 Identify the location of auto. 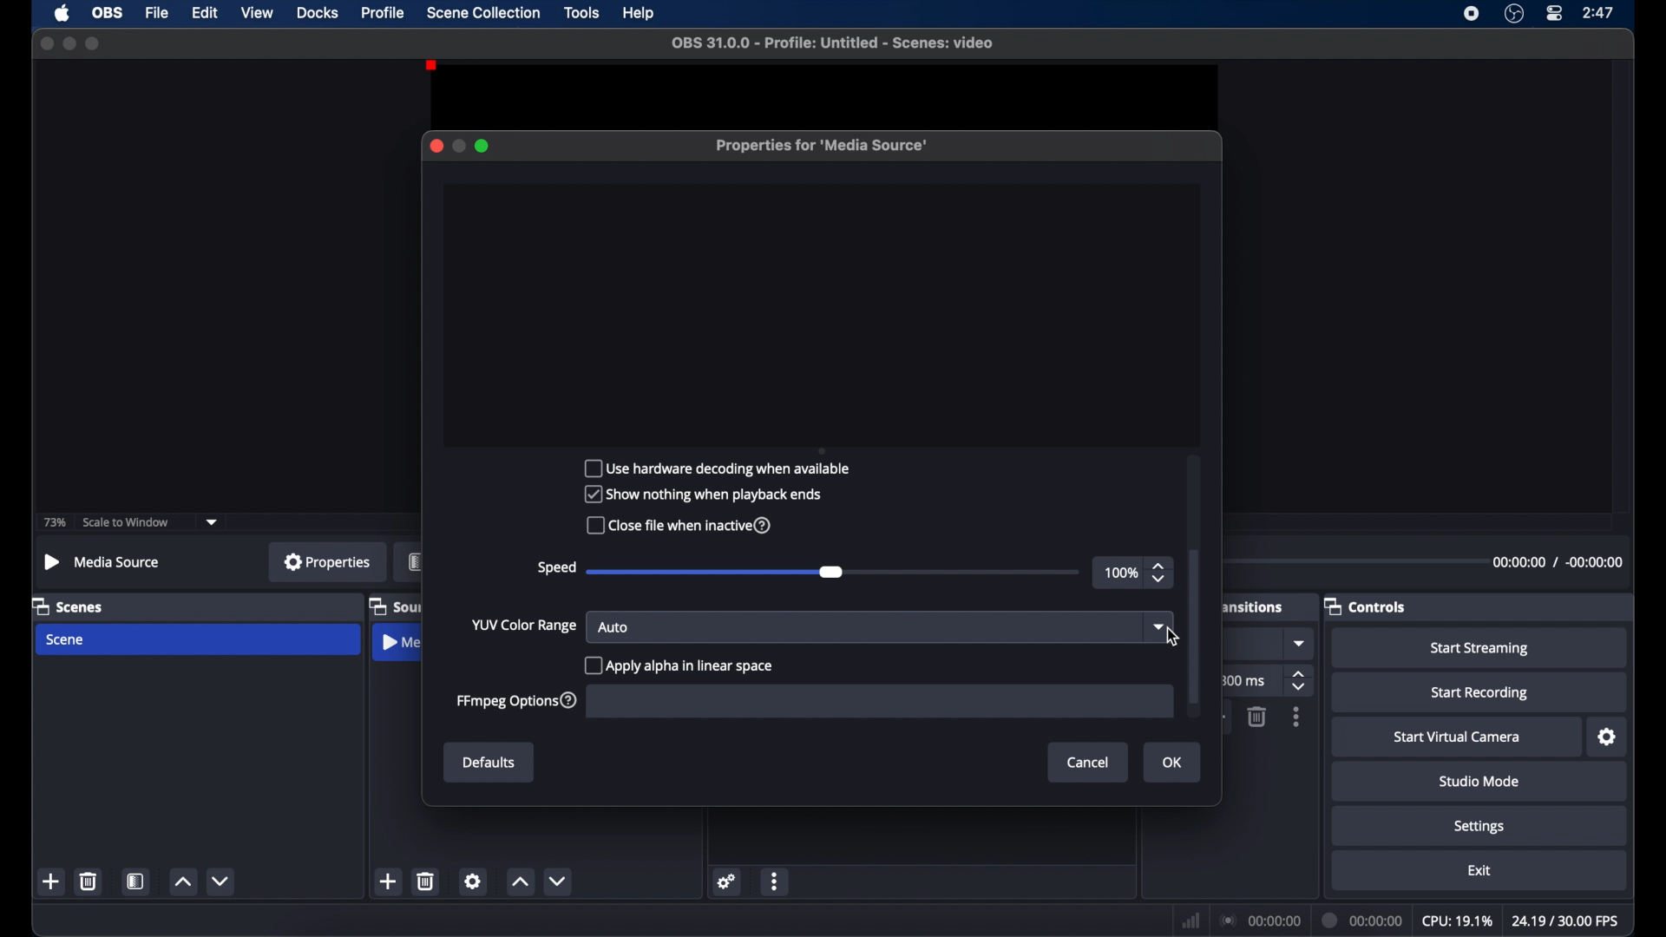
(613, 626).